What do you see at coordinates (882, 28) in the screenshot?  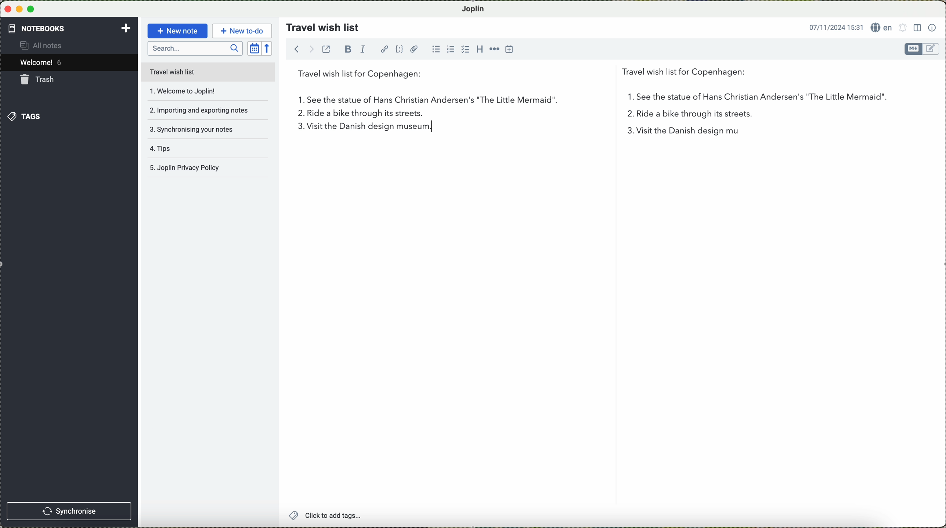 I see `language` at bounding box center [882, 28].